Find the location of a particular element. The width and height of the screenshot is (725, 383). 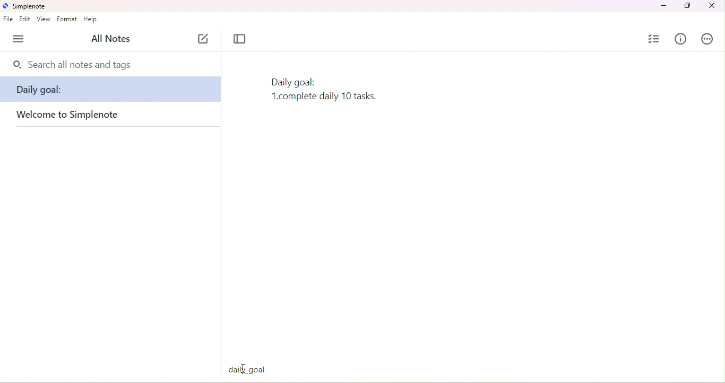

close is located at coordinates (711, 6).